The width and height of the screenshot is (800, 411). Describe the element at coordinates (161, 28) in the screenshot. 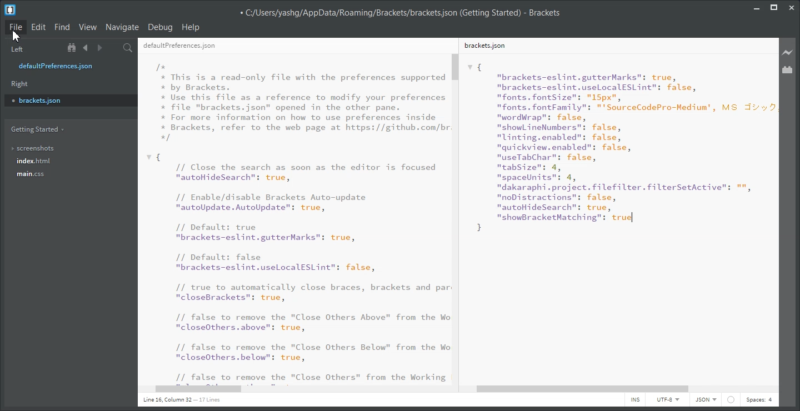

I see `Debug` at that location.